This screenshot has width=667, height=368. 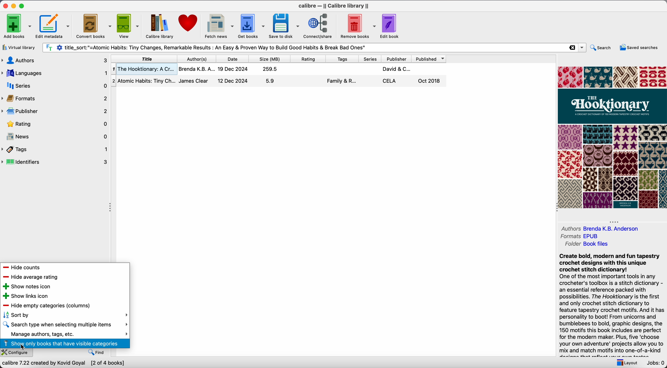 I want to click on search type, so click(x=64, y=325).